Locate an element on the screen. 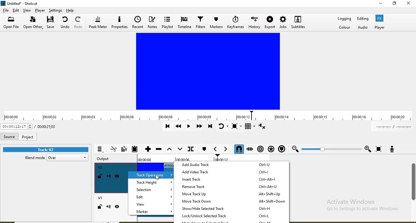 The image size is (416, 223). Play quickly backwards is located at coordinates (177, 126).